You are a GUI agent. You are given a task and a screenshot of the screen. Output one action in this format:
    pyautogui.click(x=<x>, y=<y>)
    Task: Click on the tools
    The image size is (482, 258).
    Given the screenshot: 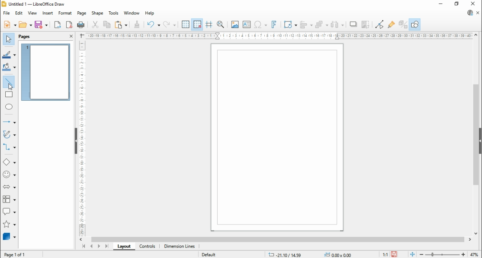 What is the action you would take?
    pyautogui.click(x=114, y=13)
    